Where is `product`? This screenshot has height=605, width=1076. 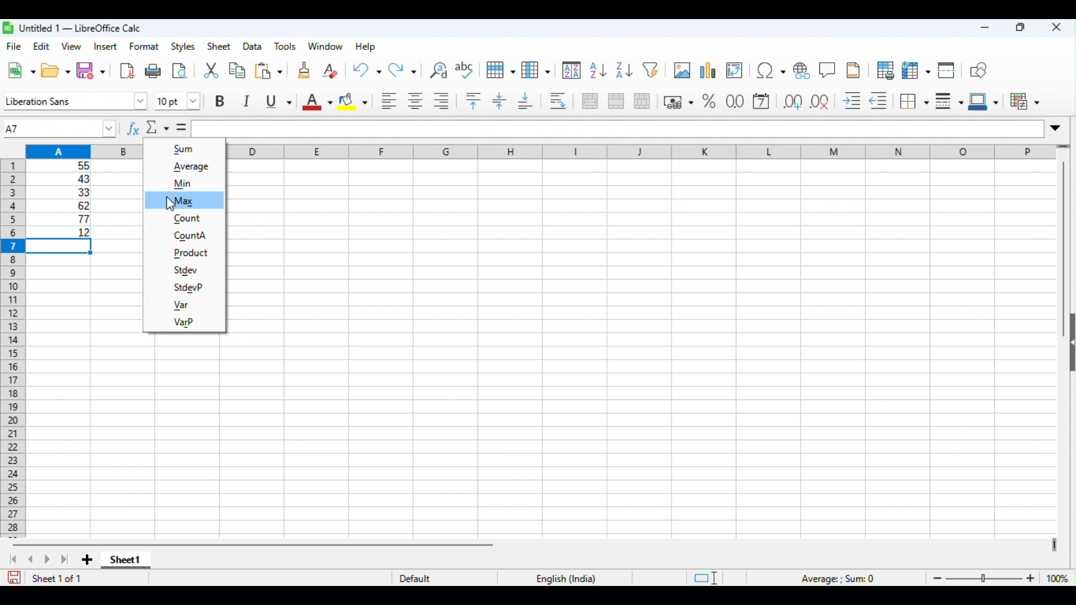
product is located at coordinates (189, 254).